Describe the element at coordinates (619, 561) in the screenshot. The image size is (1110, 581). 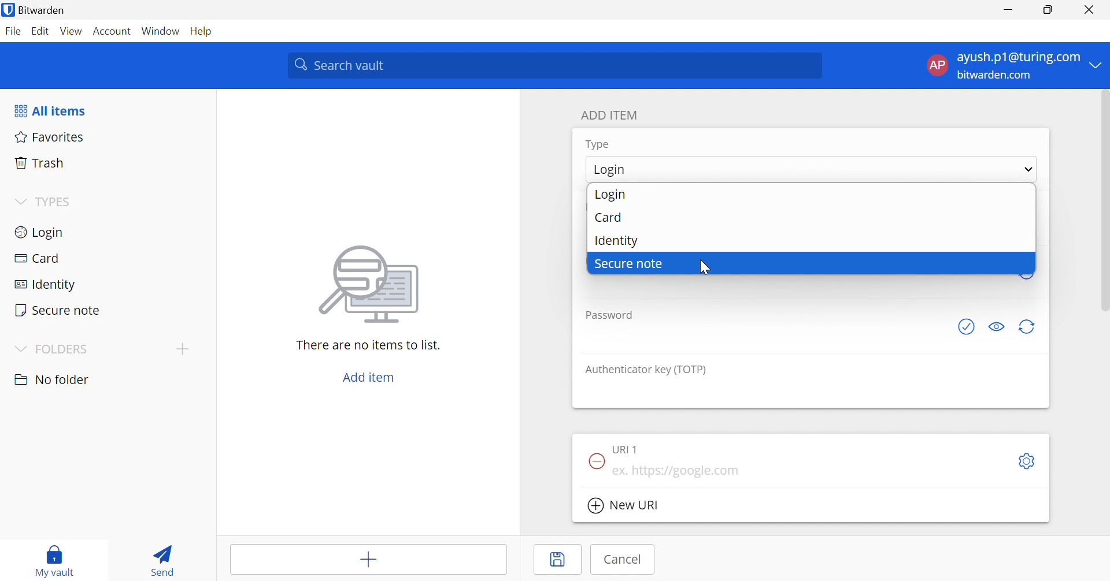
I see `Cancel` at that location.